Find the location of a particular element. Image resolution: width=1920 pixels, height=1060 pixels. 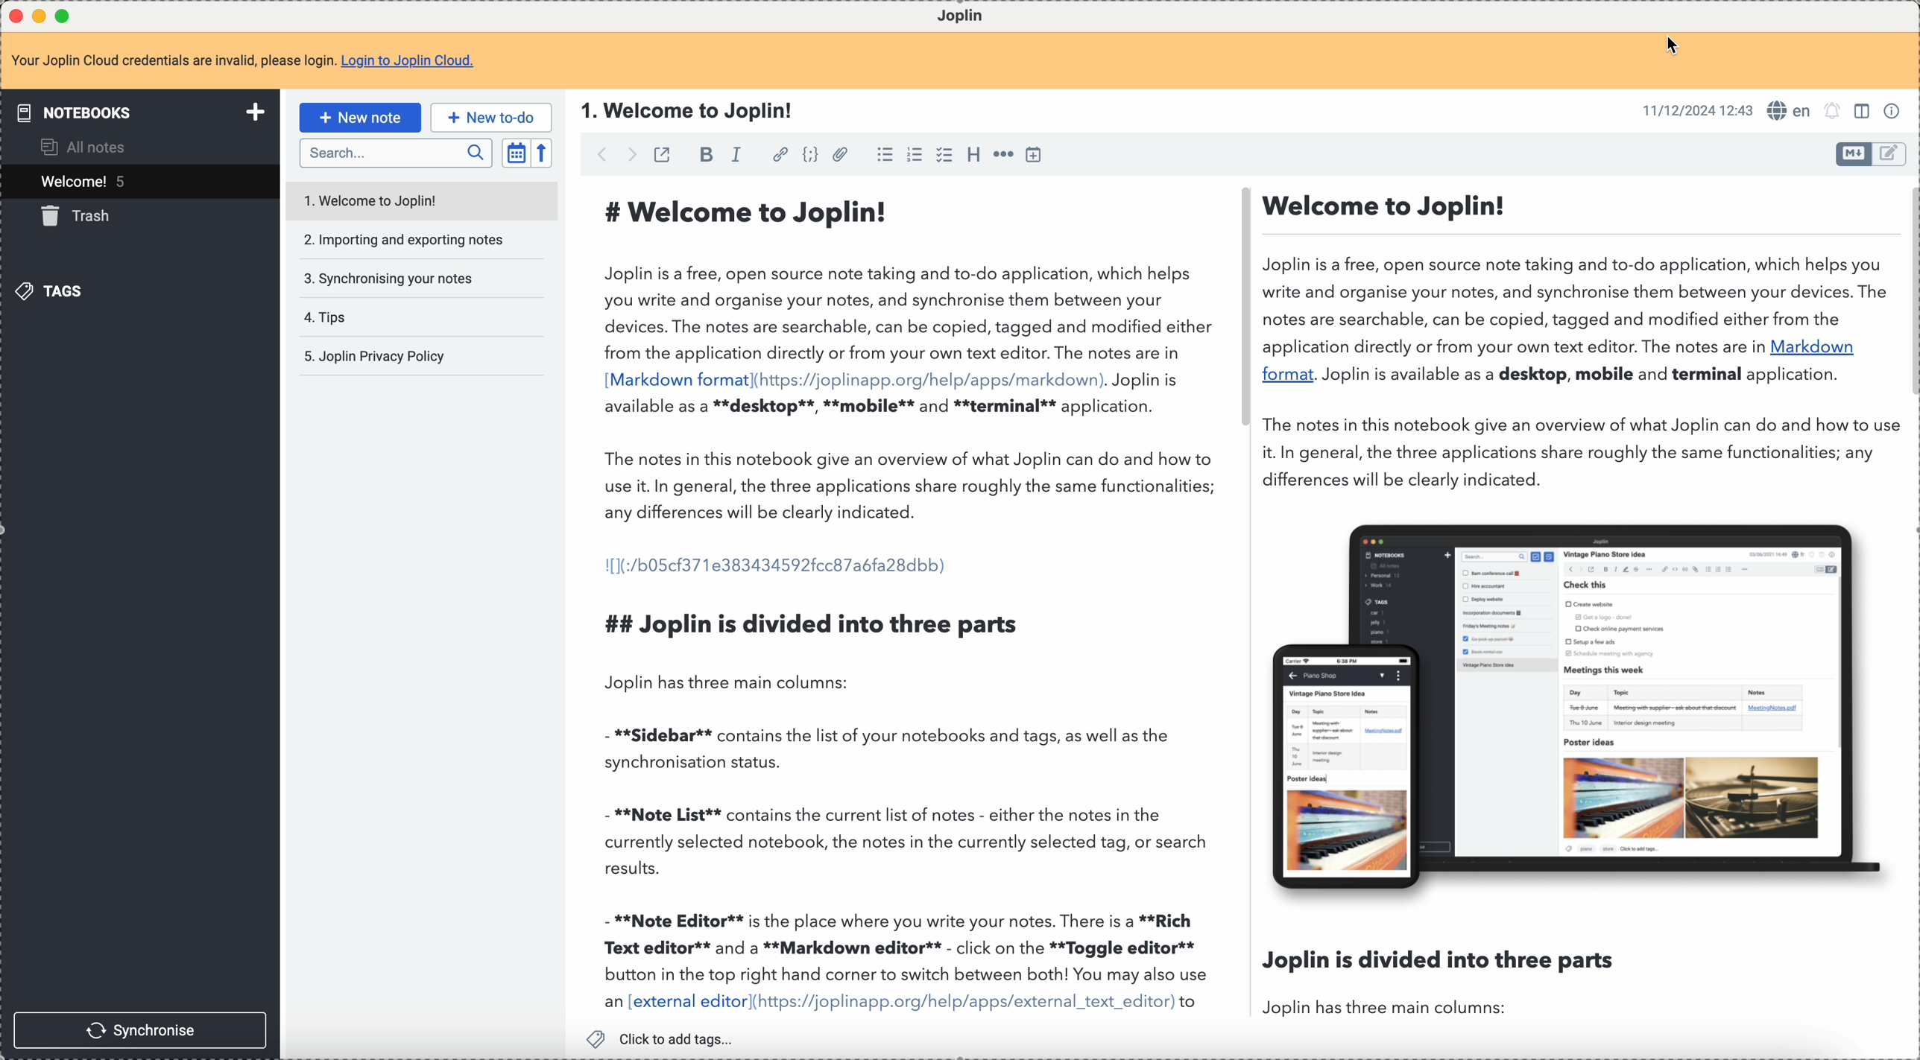

all notes is located at coordinates (91, 147).